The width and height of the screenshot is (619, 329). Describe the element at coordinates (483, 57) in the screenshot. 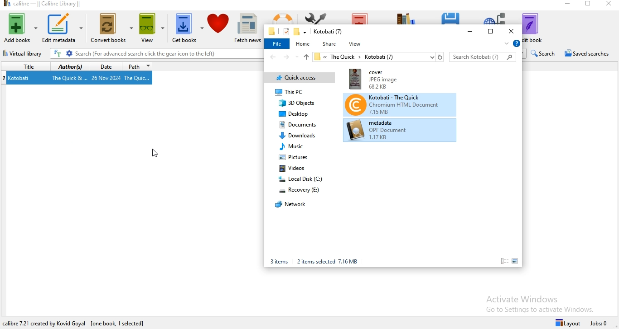

I see `search bar` at that location.